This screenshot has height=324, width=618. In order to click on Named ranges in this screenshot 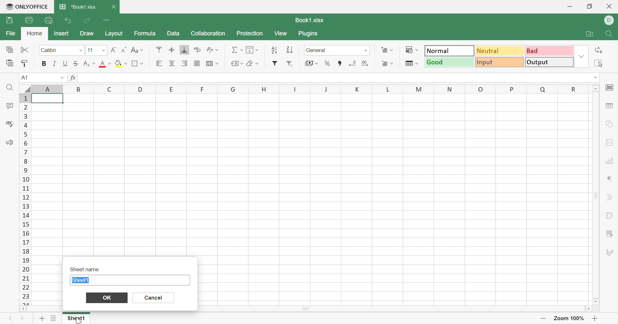, I will do `click(237, 63)`.